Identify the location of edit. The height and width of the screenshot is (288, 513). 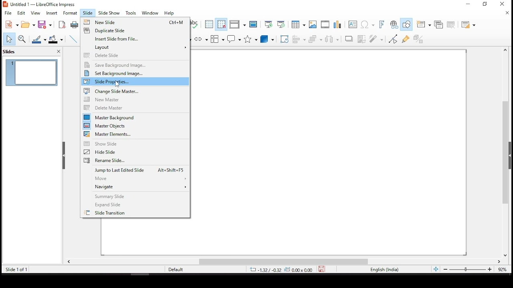
(21, 12).